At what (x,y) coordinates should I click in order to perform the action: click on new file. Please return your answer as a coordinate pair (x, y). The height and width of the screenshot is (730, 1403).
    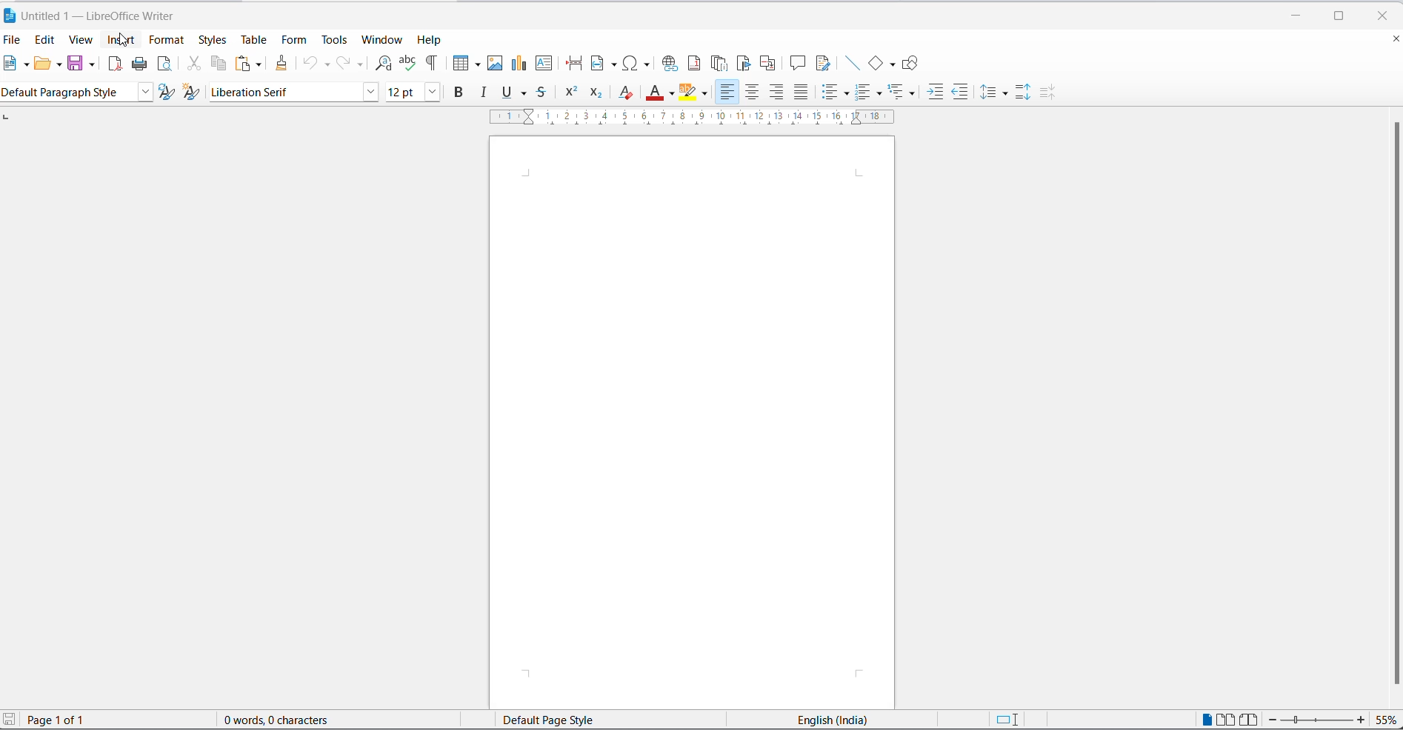
    Looking at the image, I should click on (9, 64).